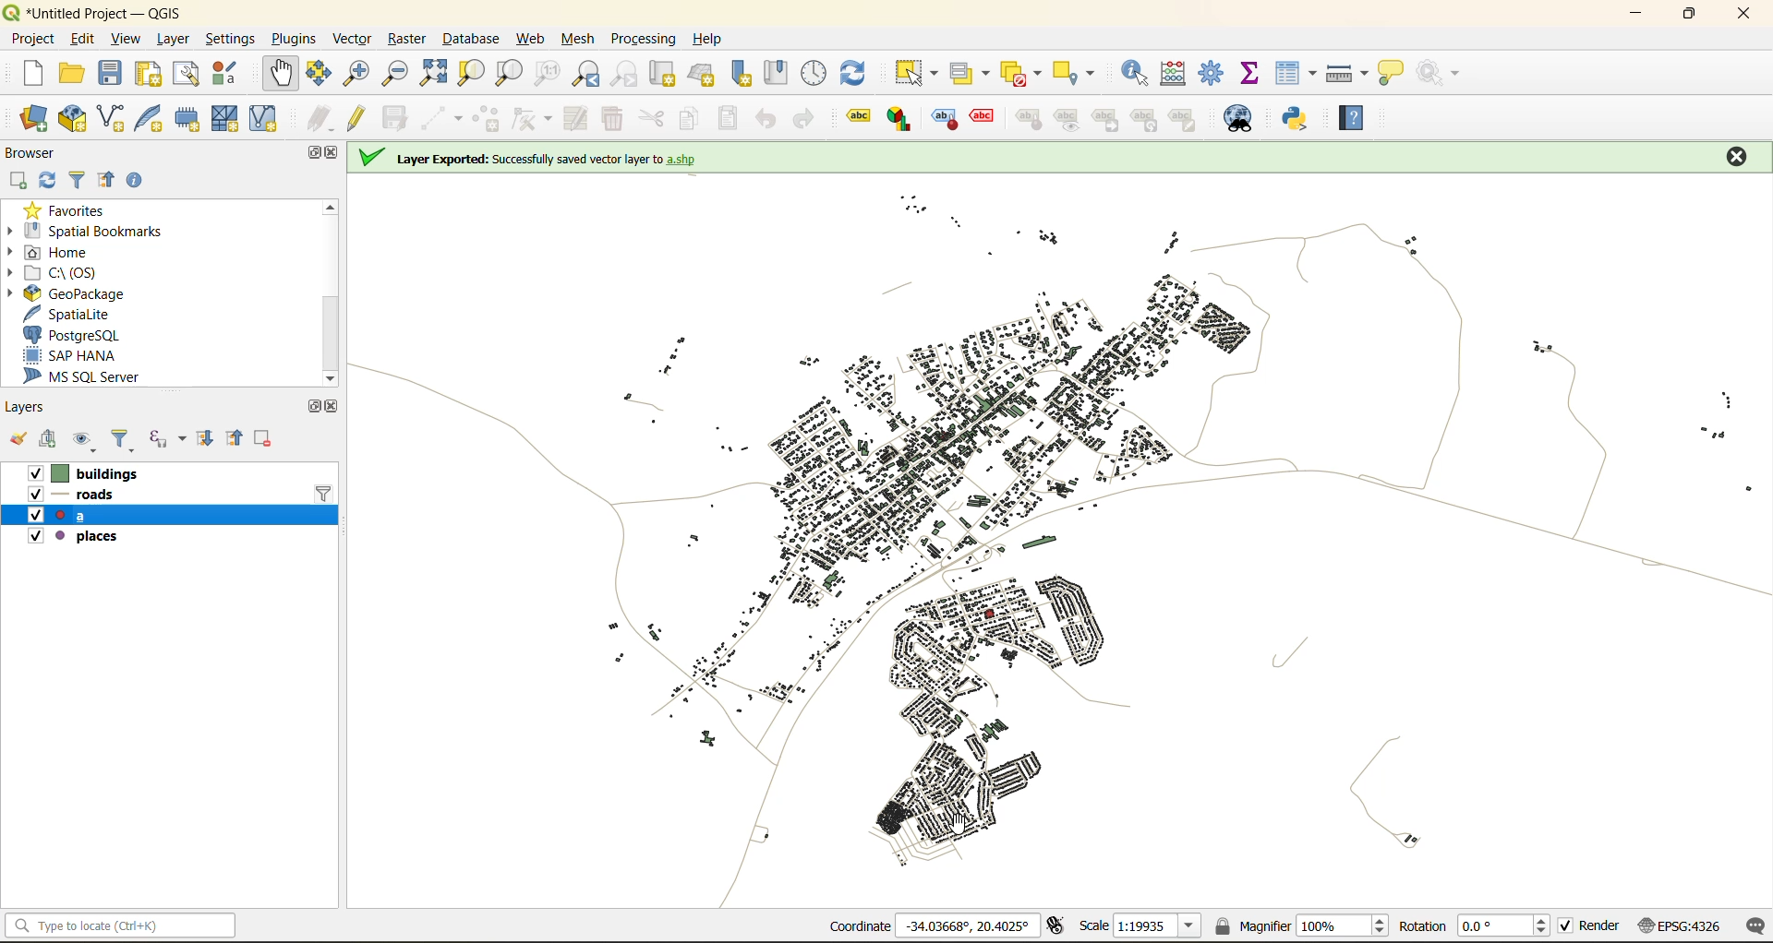 This screenshot has height=943, width=1773. I want to click on log messages, so click(1753, 926).